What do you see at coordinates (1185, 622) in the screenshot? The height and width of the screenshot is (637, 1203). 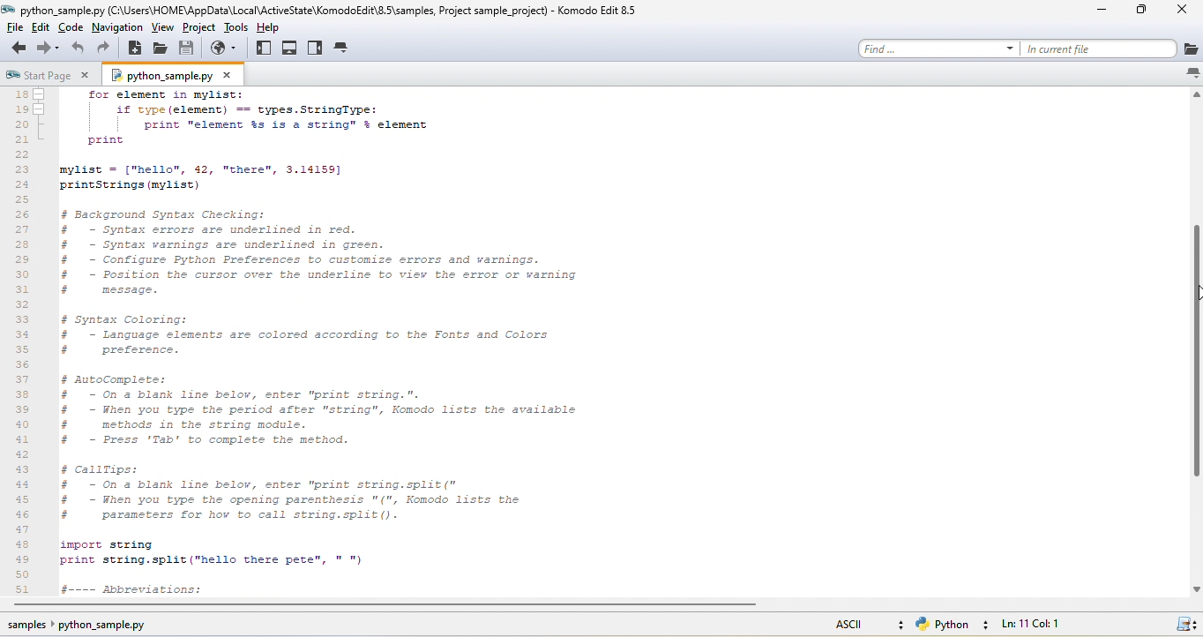 I see `syntax checking` at bounding box center [1185, 622].